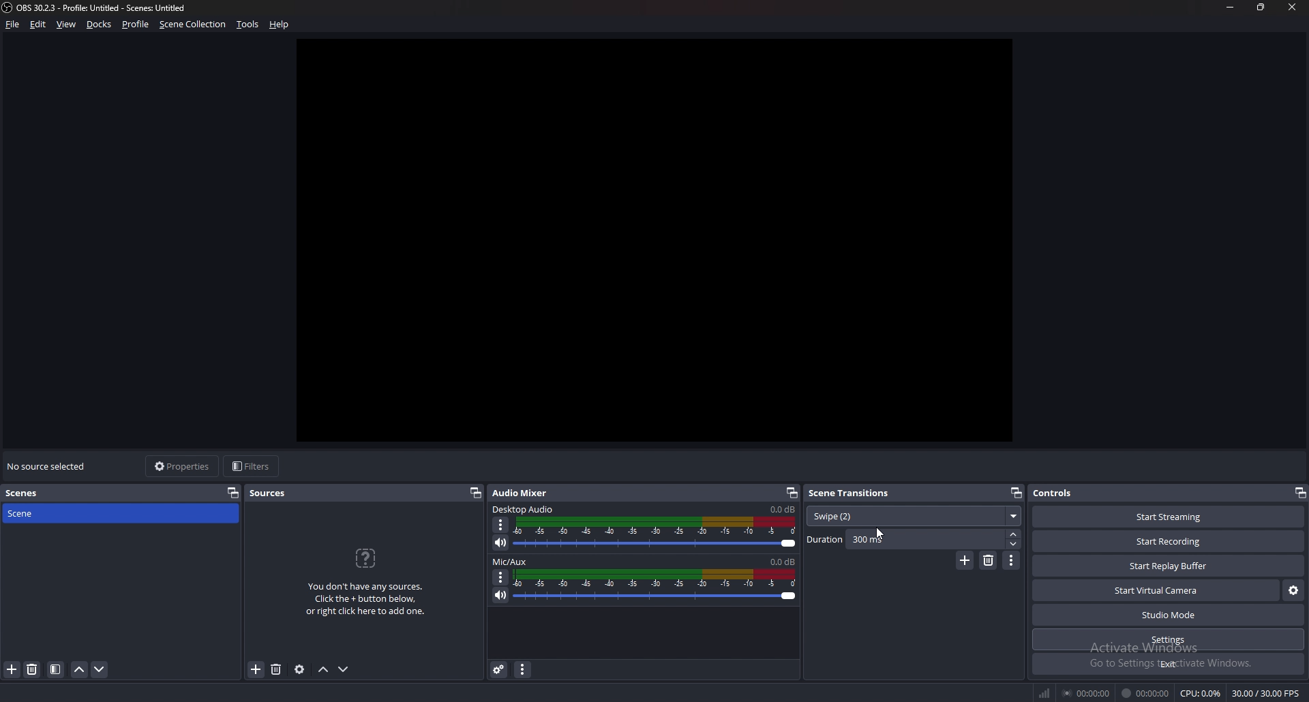 The image size is (1309, 702). I want to click on file, so click(14, 24).